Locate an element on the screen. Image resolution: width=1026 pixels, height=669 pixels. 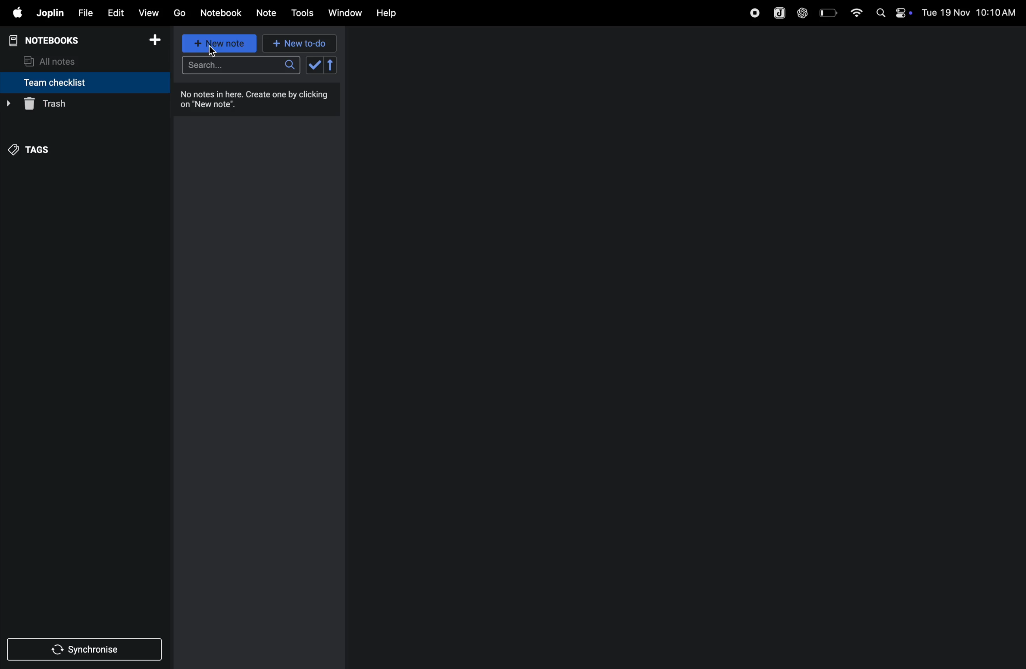
chat gpt is located at coordinates (801, 13).